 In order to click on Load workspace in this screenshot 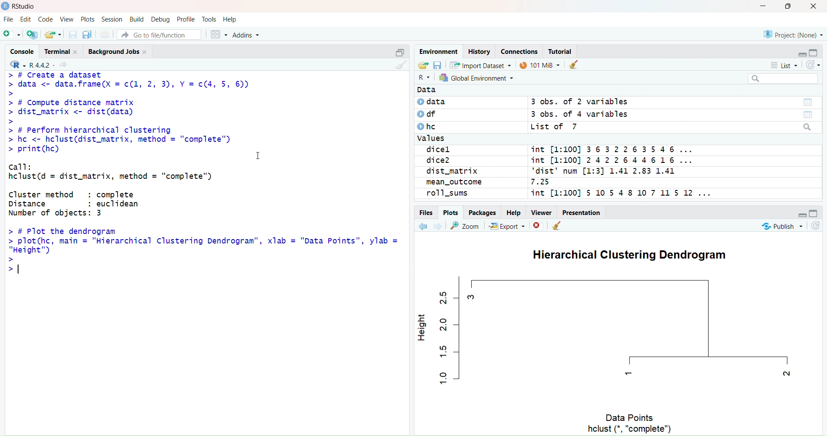, I will do `click(422, 65)`.